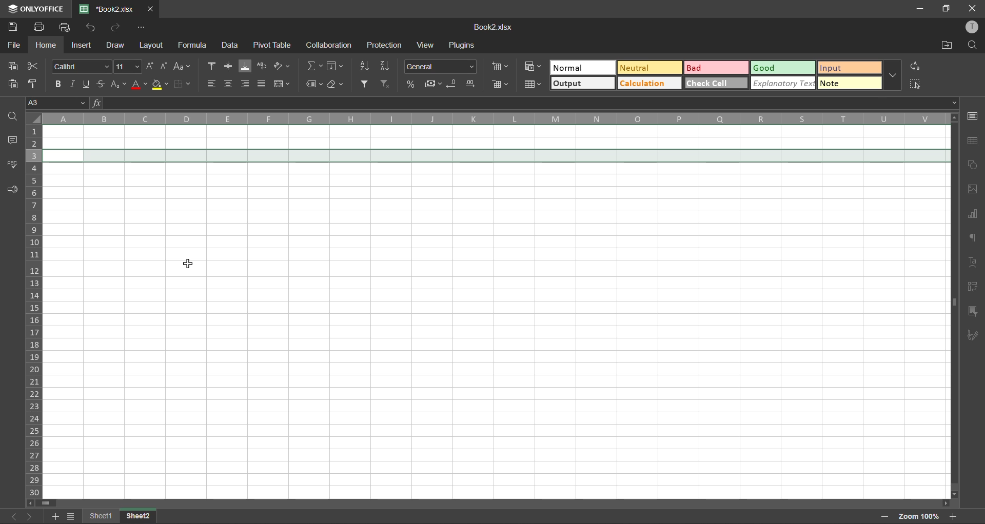 This screenshot has width=985, height=524. What do you see at coordinates (47, 45) in the screenshot?
I see `home` at bounding box center [47, 45].